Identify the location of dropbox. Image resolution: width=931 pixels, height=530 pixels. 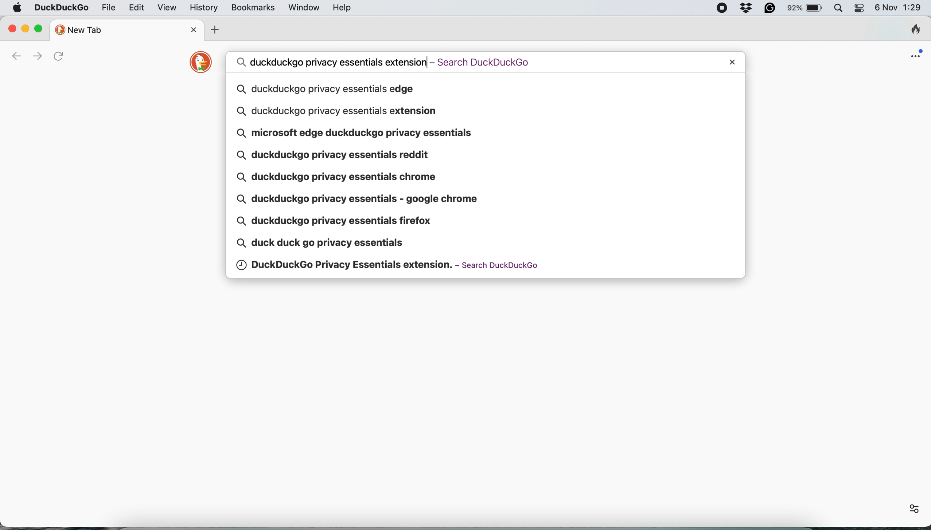
(748, 8).